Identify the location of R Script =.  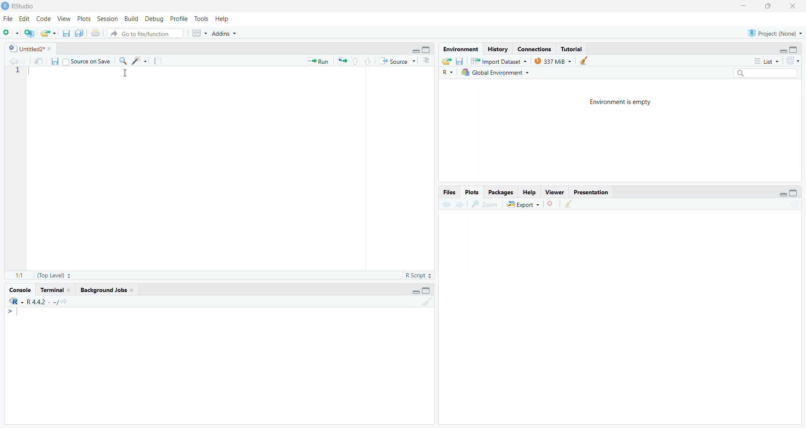
(417, 275).